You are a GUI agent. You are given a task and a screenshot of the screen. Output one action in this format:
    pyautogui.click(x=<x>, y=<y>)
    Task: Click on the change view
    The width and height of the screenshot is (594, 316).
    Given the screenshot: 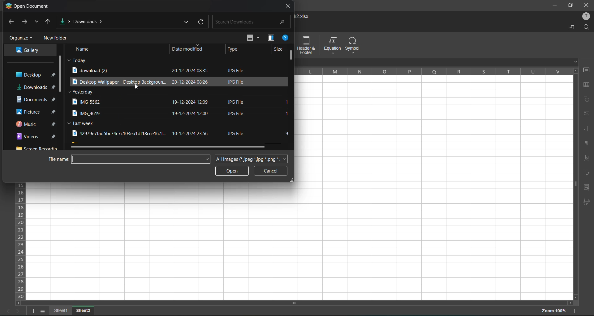 What is the action you would take?
    pyautogui.click(x=253, y=38)
    